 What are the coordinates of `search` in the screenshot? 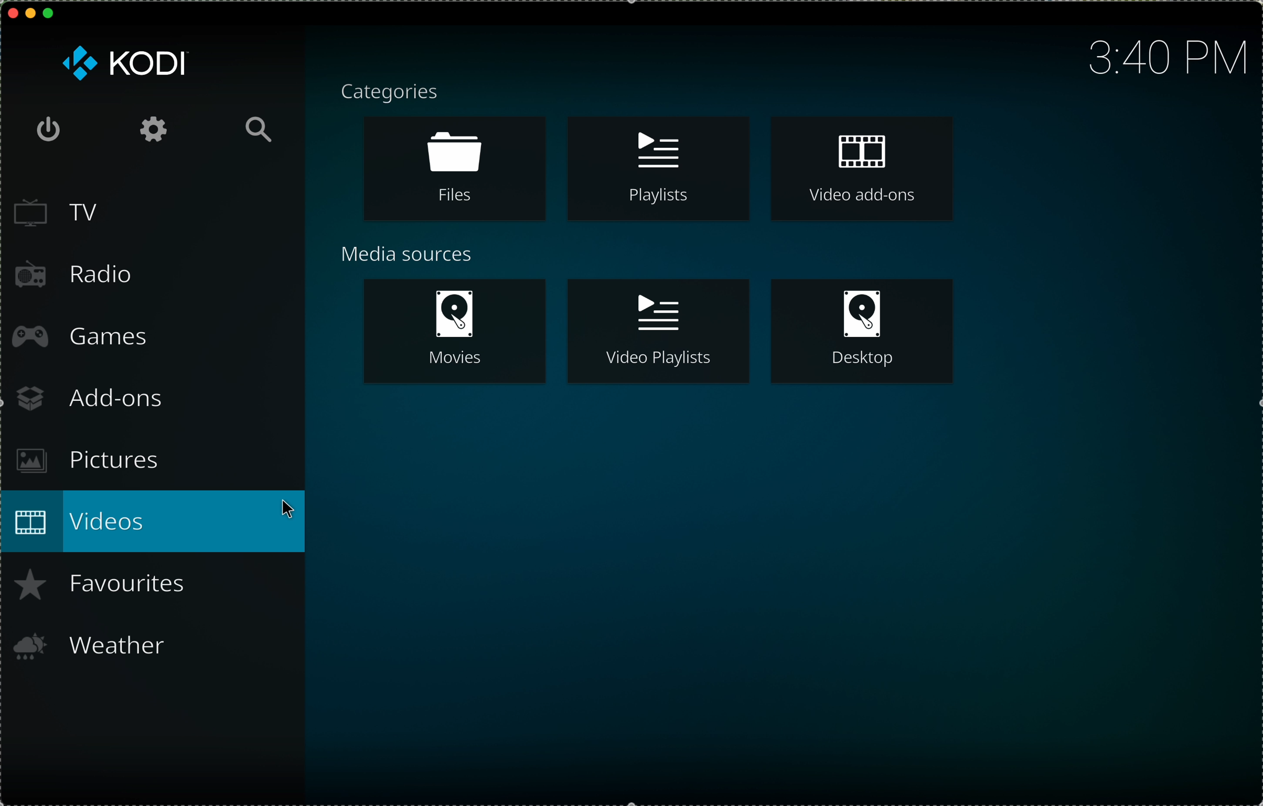 It's located at (260, 129).